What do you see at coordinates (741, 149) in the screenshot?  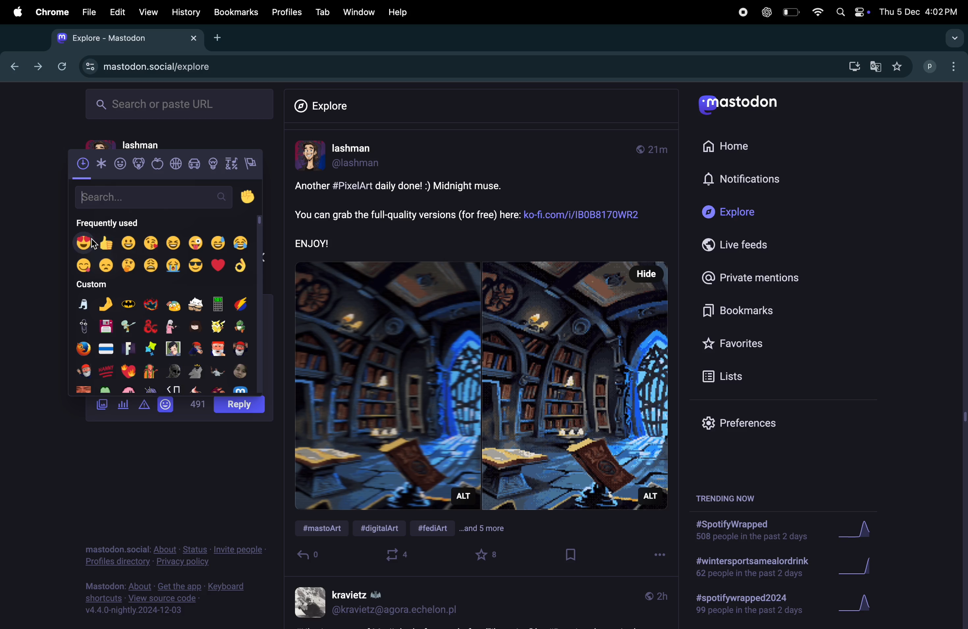 I see `Home` at bounding box center [741, 149].